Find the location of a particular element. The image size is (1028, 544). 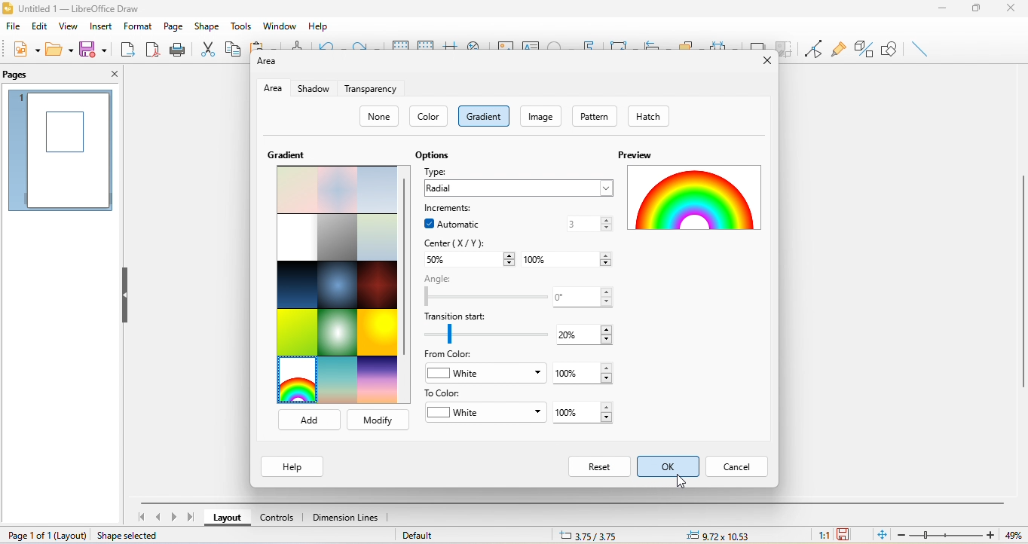

sunrise is located at coordinates (338, 383).